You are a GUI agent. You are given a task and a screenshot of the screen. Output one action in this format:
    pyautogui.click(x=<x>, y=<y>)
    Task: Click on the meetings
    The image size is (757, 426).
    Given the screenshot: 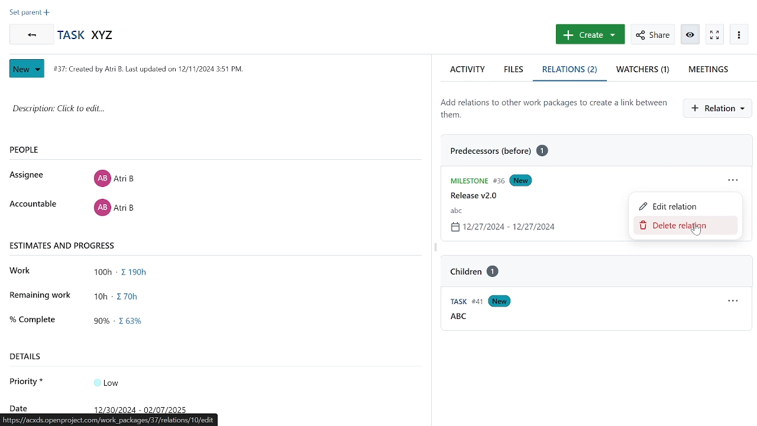 What is the action you would take?
    pyautogui.click(x=711, y=69)
    